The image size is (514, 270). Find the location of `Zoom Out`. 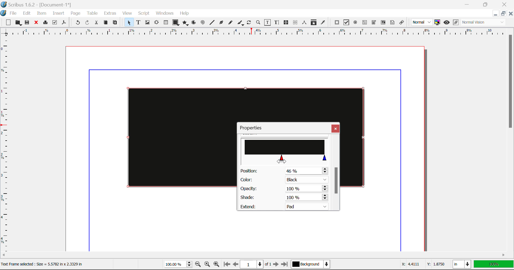

Zoom Out is located at coordinates (199, 265).